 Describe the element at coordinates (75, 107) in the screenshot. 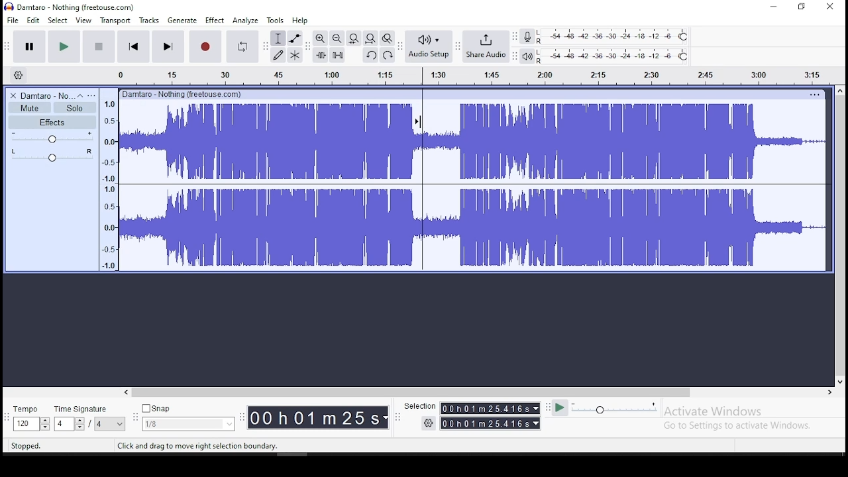

I see `solo` at that location.